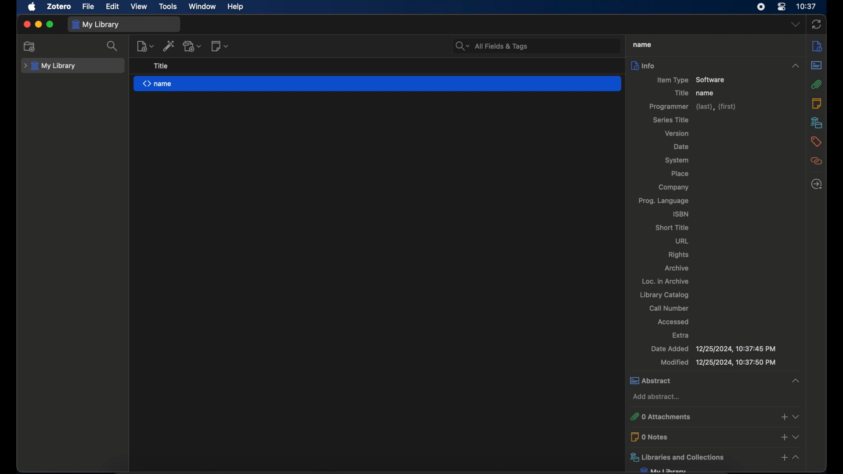 This screenshot has width=843, height=474. What do you see at coordinates (782, 458) in the screenshot?
I see `add libraries` at bounding box center [782, 458].